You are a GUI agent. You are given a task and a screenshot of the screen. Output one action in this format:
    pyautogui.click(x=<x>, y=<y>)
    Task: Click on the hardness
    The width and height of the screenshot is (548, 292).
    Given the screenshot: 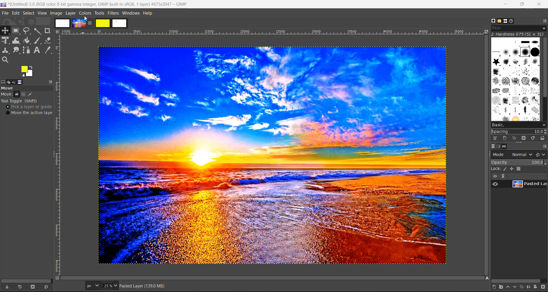 What is the action you would take?
    pyautogui.click(x=519, y=34)
    